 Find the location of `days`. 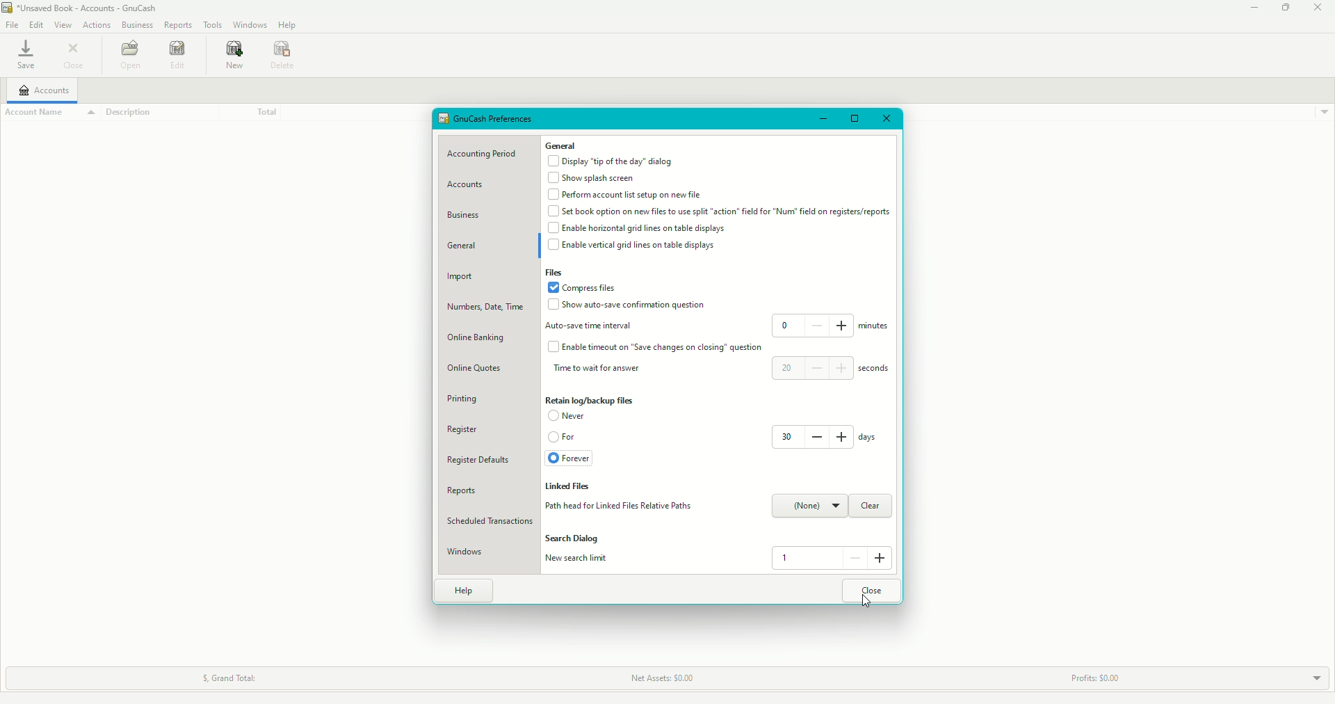

days is located at coordinates (868, 438).